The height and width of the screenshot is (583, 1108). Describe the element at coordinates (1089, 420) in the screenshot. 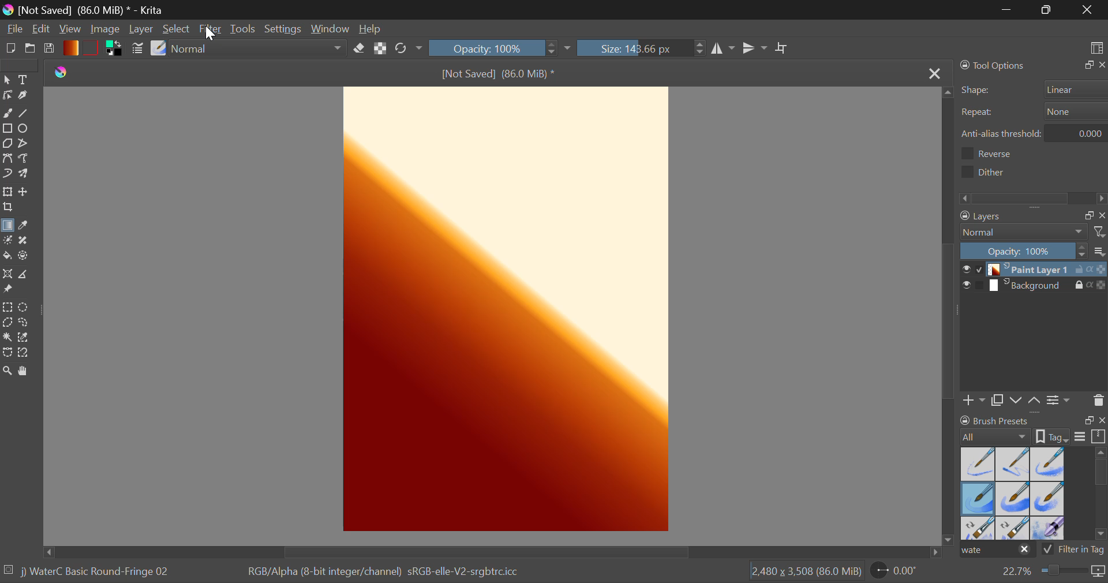

I see `expand` at that location.